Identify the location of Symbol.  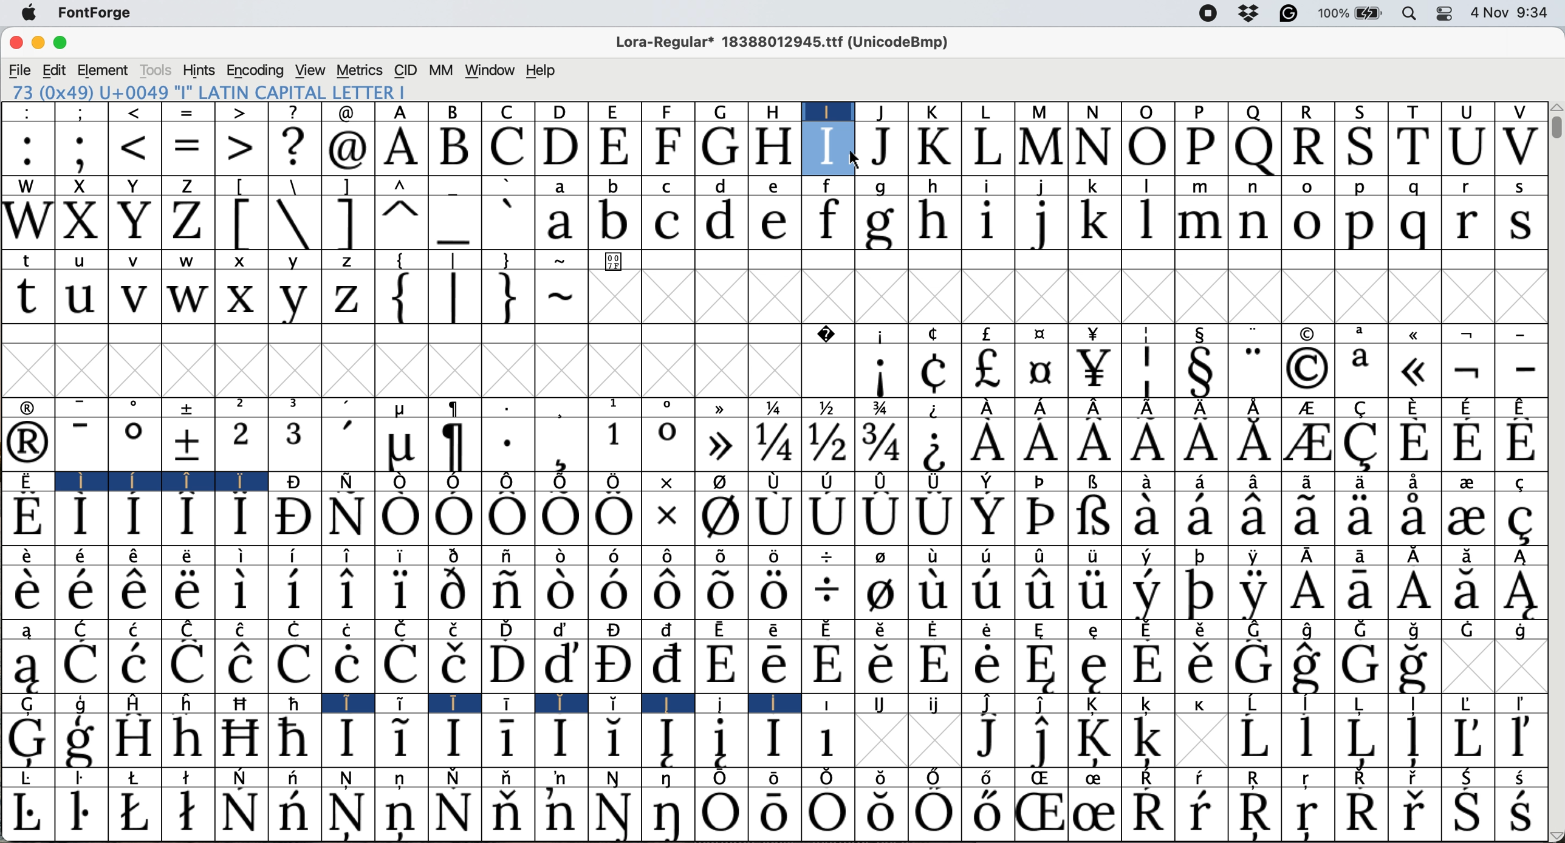
(615, 261).